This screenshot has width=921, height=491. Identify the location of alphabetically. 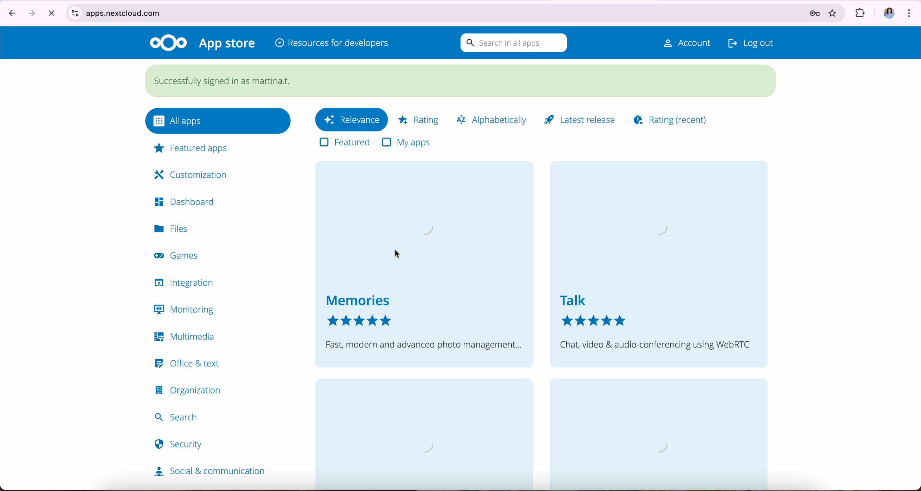
(494, 119).